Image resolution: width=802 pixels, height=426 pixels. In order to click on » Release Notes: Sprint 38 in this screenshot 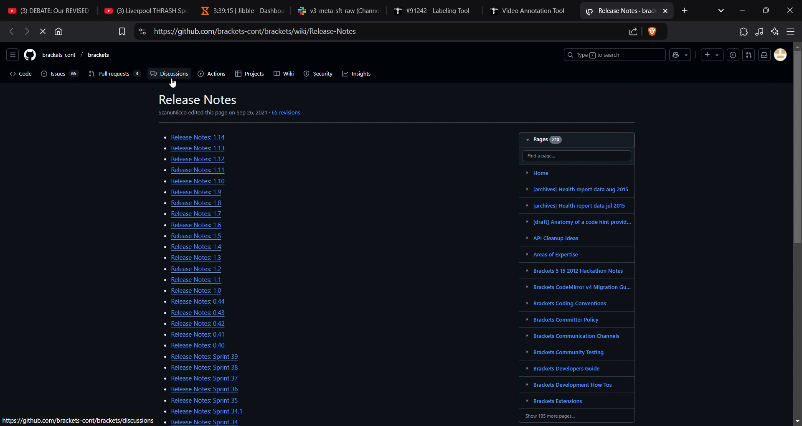, I will do `click(188, 368)`.